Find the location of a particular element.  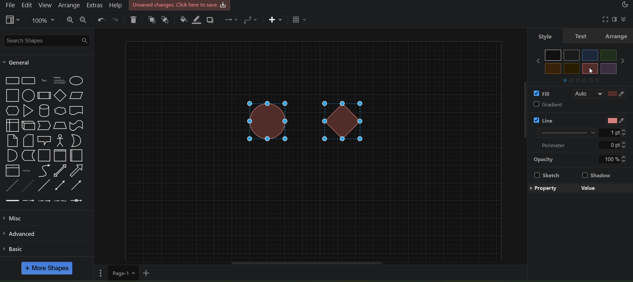

Hexagon is located at coordinates (12, 111).